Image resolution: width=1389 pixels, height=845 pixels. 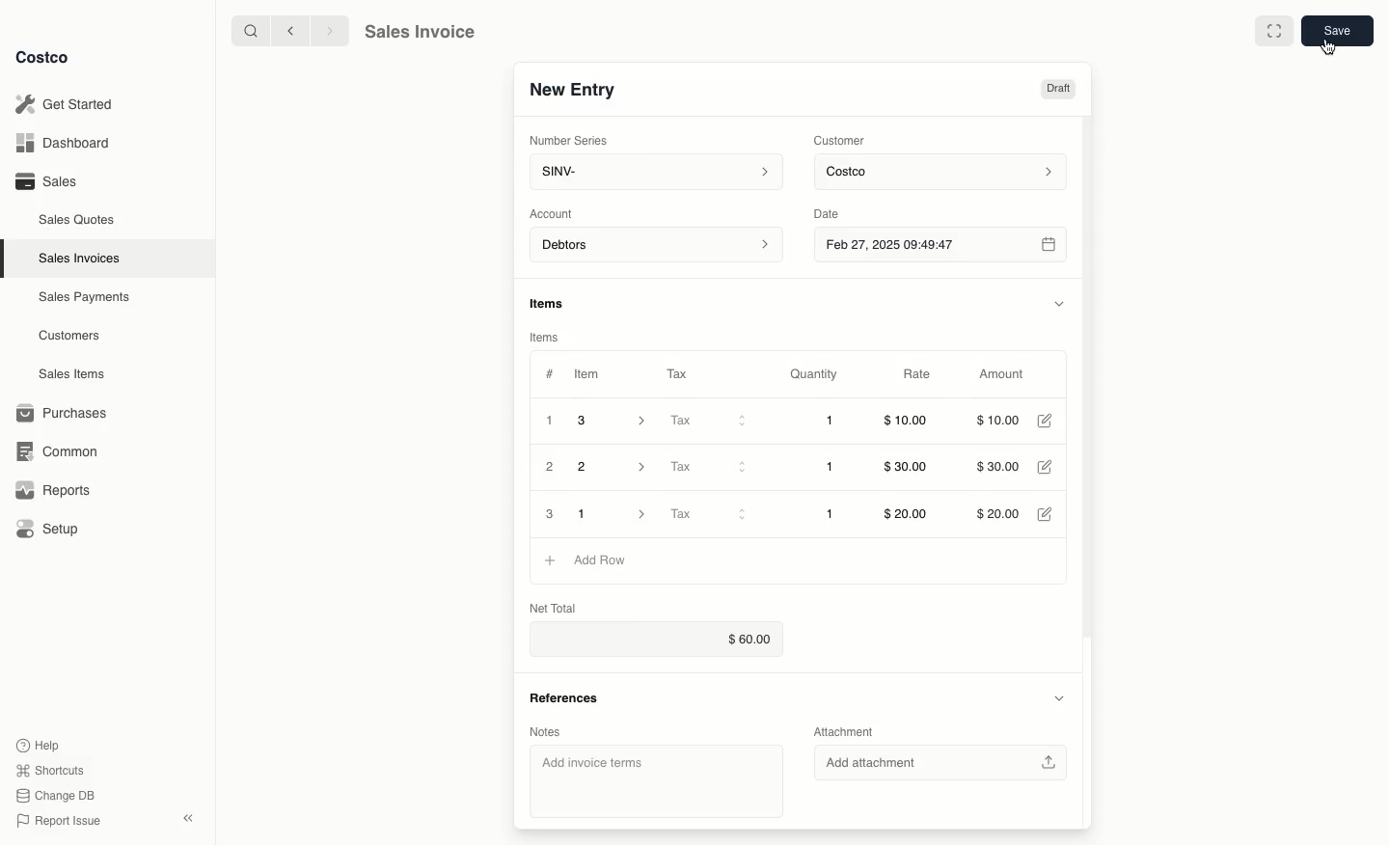 I want to click on 2, so click(x=614, y=467).